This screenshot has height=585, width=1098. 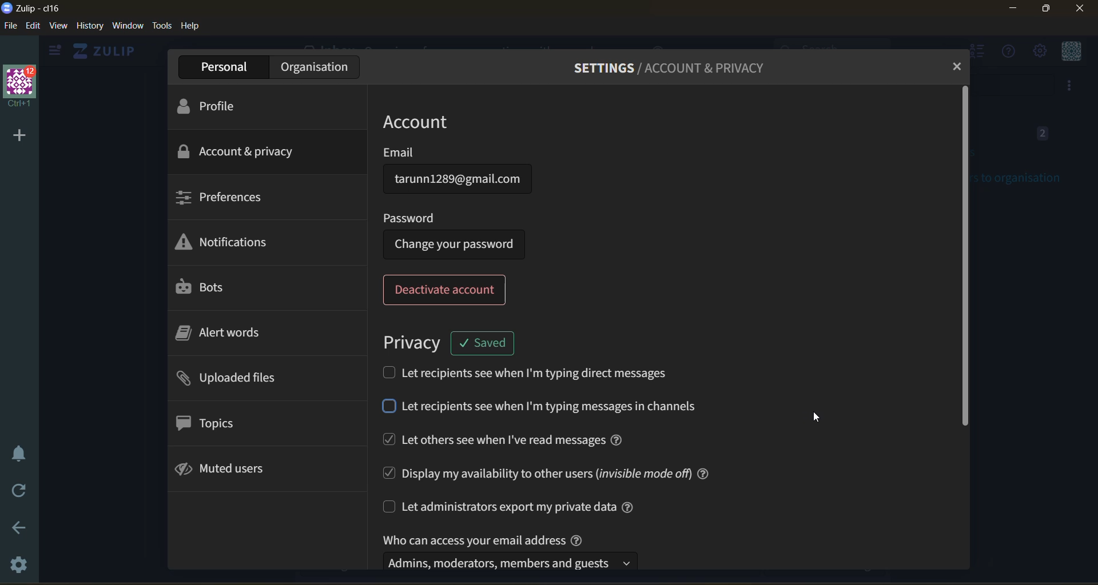 I want to click on option to invite users to organisation, so click(x=1071, y=87).